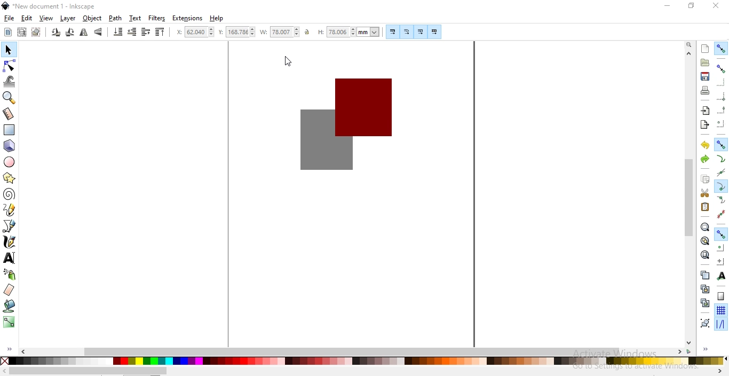 Image resolution: width=729 pixels, height=376 pixels. Describe the element at coordinates (689, 45) in the screenshot. I see `zoom` at that location.